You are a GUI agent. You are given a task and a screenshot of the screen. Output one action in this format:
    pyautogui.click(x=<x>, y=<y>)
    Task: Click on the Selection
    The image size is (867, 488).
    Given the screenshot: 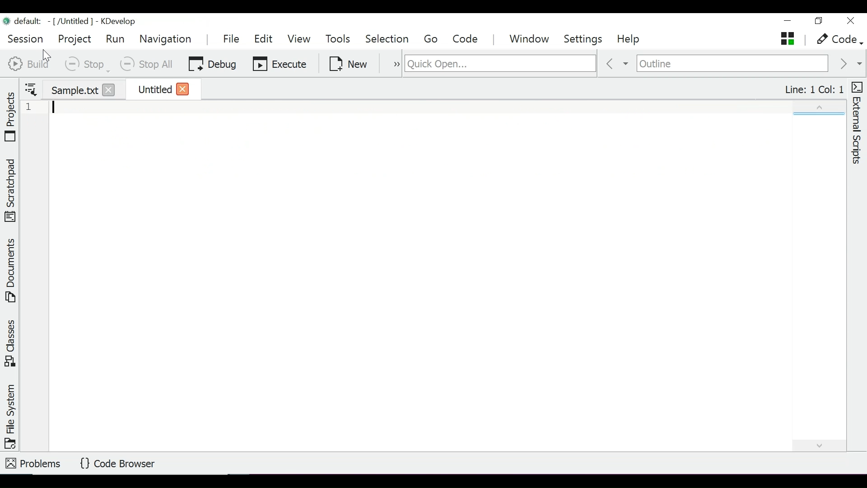 What is the action you would take?
    pyautogui.click(x=388, y=40)
    